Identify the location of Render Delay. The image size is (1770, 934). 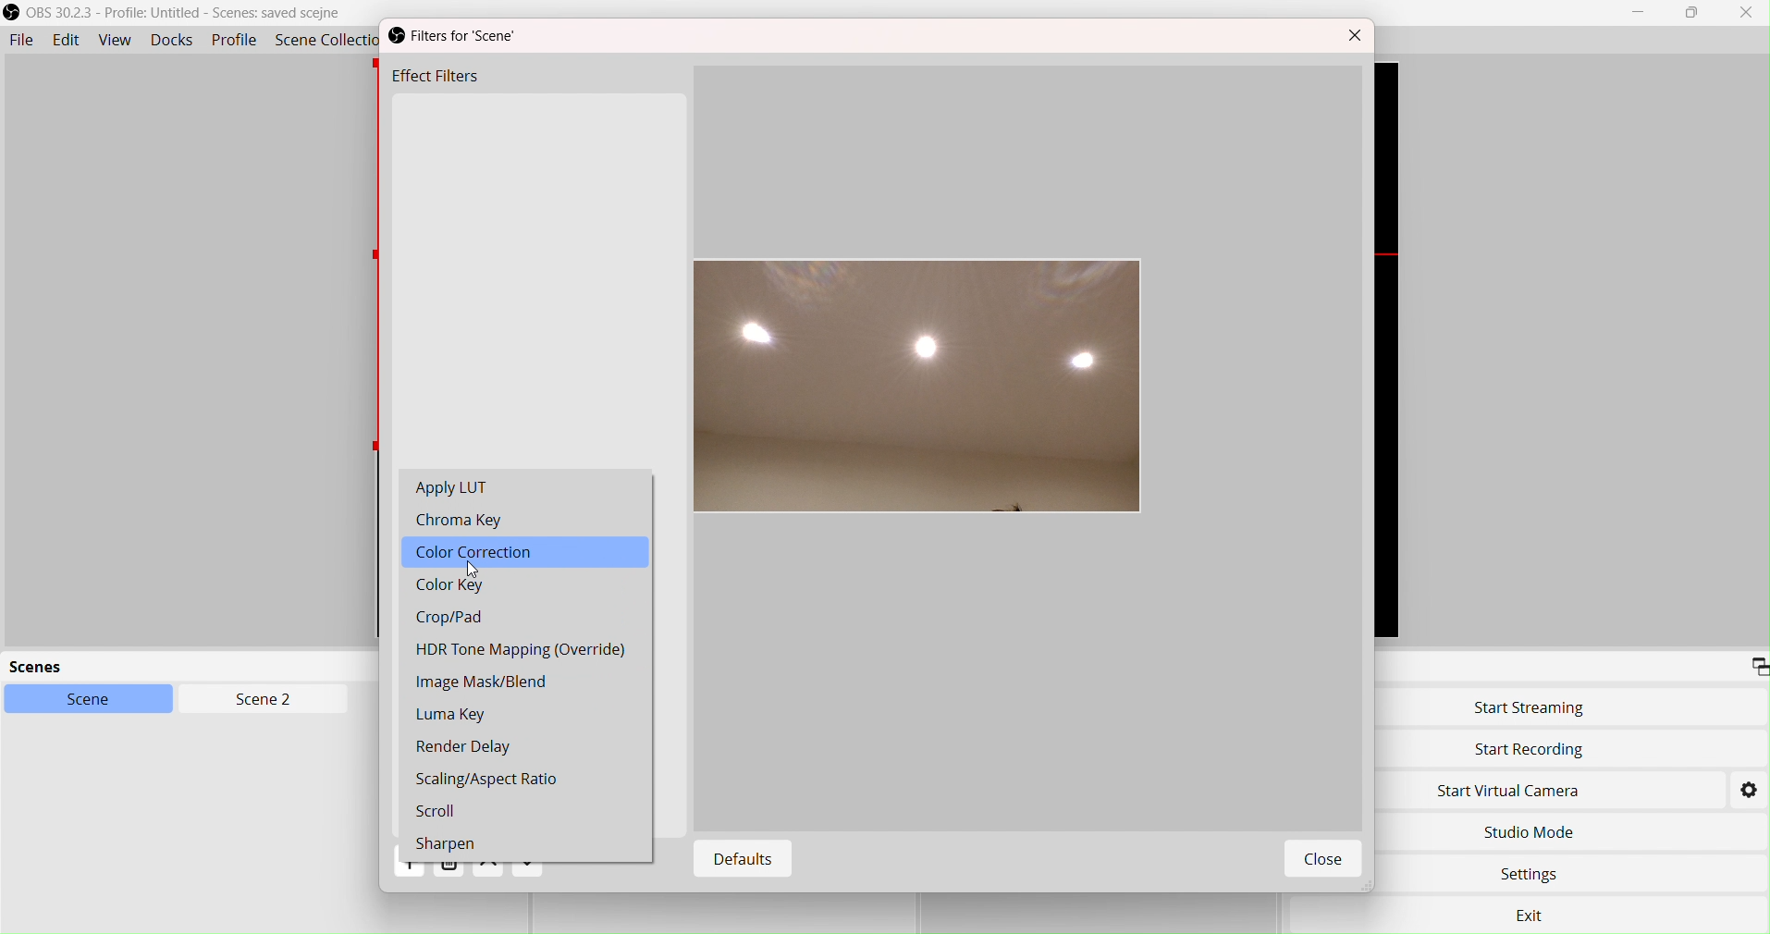
(465, 747).